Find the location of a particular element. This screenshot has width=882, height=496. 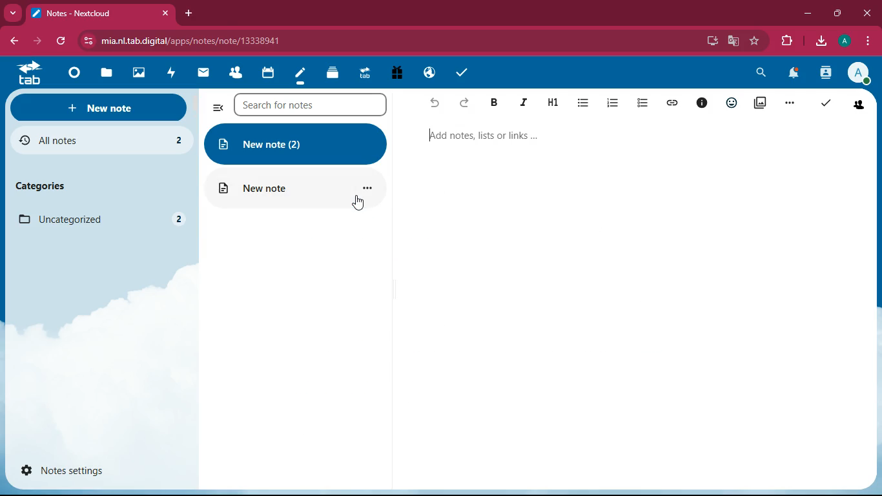

new note is located at coordinates (296, 145).